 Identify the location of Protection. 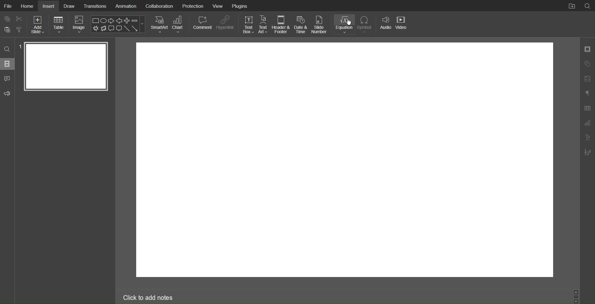
(192, 6).